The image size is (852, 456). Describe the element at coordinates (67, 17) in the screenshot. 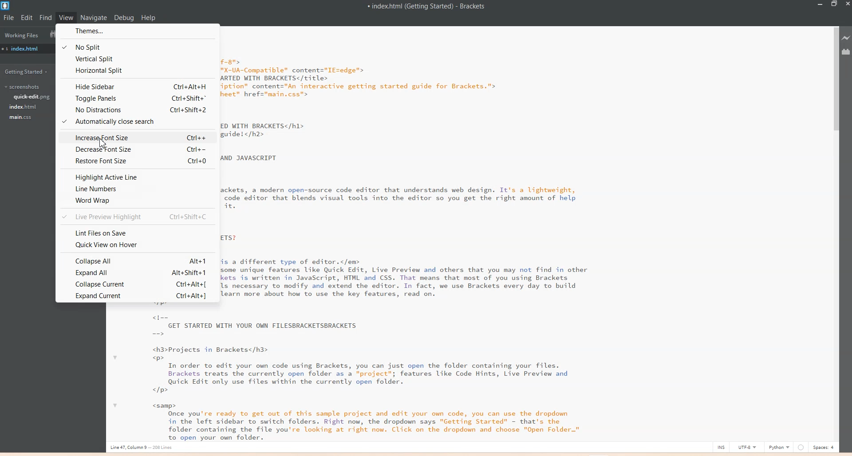

I see `View` at that location.